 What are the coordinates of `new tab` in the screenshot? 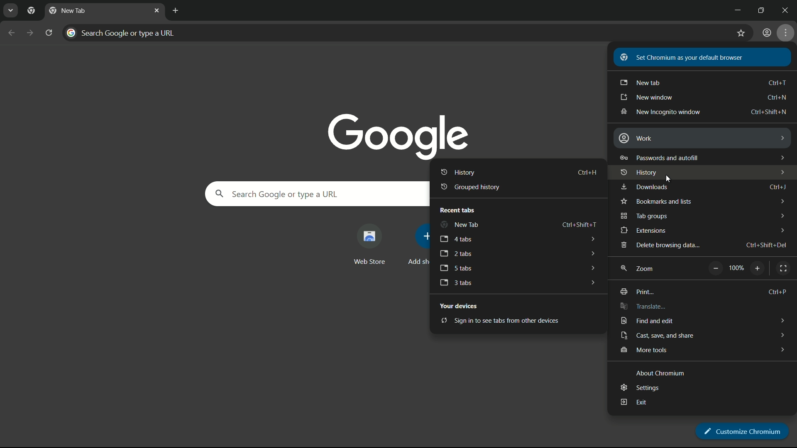 It's located at (459, 225).